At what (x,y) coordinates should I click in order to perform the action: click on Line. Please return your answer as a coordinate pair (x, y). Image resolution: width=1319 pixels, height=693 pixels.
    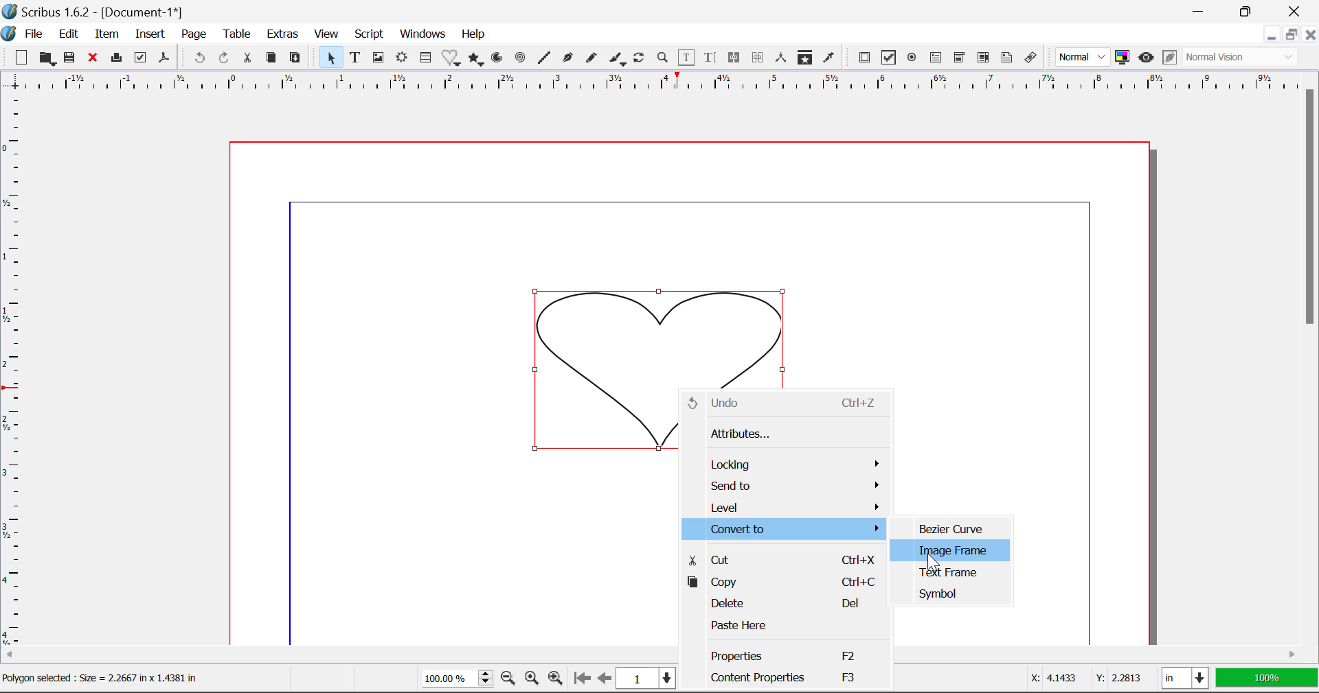
    Looking at the image, I should click on (545, 58).